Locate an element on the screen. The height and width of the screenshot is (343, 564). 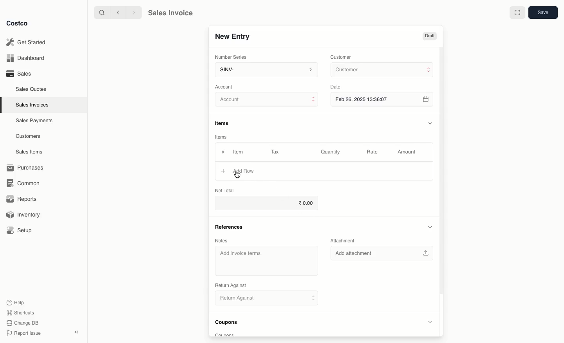
Attachment is located at coordinates (342, 240).